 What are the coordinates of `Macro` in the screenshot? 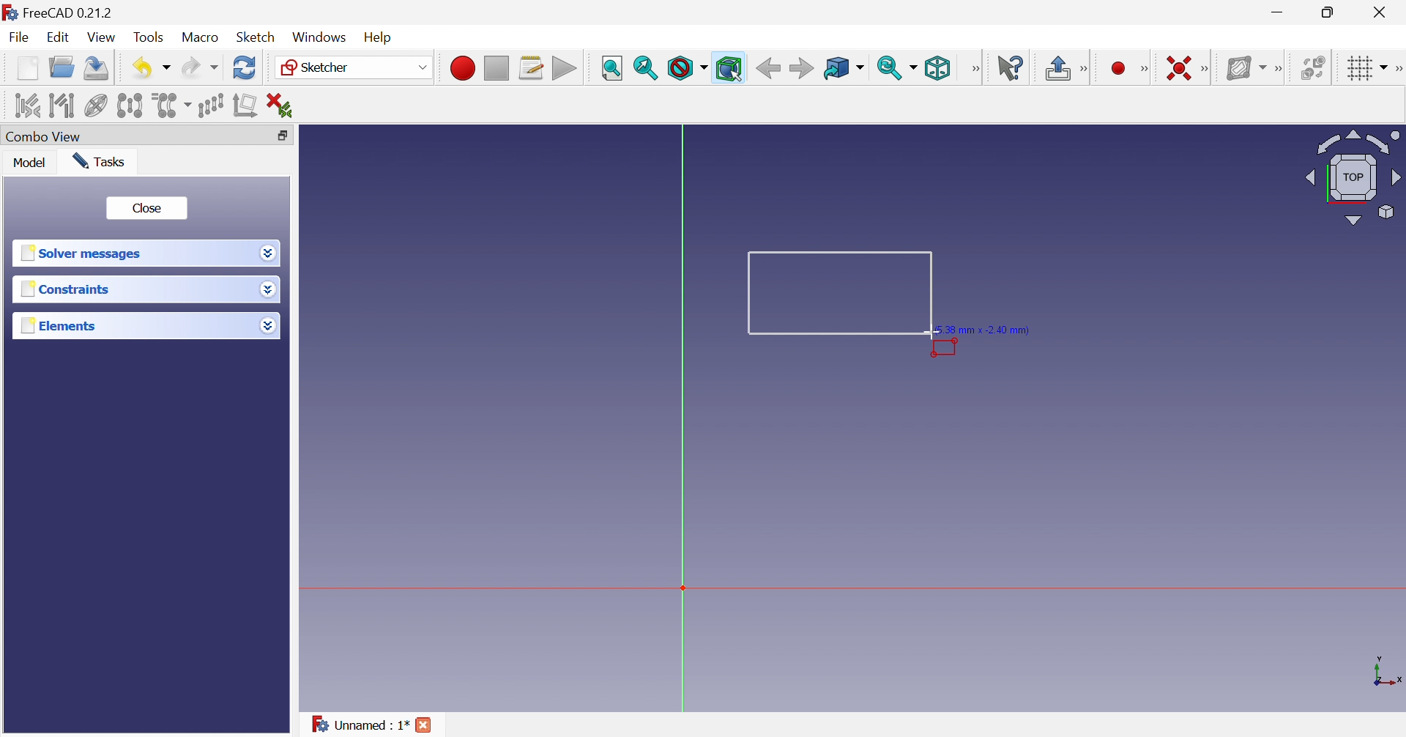 It's located at (198, 37).